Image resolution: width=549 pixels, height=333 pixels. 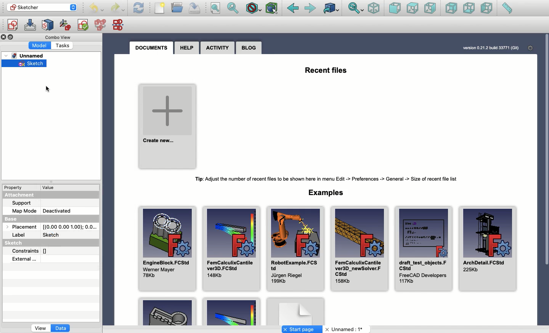 I want to click on Settings, so click(x=528, y=48).